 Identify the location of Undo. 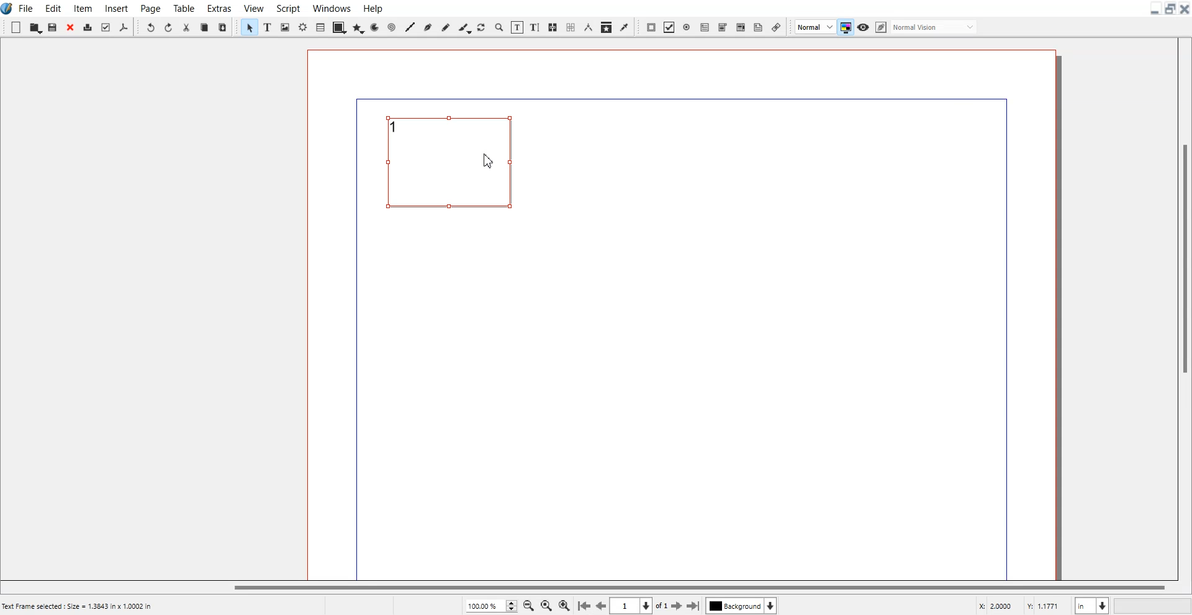
(150, 26).